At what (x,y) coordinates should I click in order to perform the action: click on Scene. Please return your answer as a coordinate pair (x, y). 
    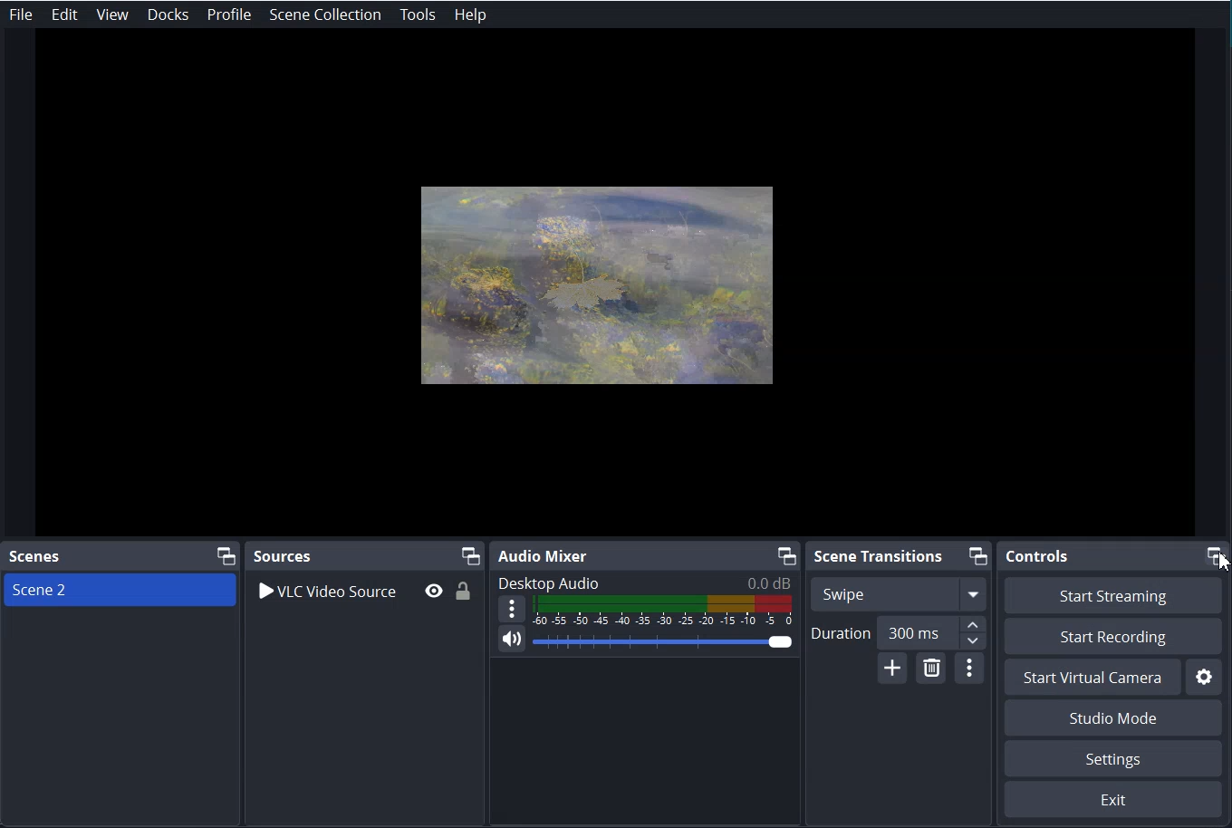
    Looking at the image, I should click on (36, 557).